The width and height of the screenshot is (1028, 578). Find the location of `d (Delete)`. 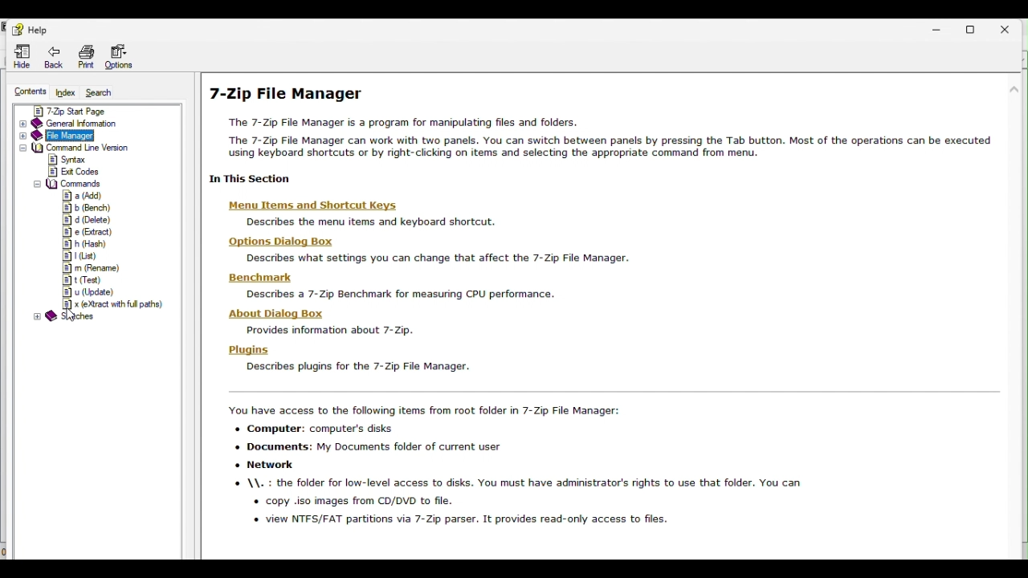

d (Delete) is located at coordinates (87, 220).